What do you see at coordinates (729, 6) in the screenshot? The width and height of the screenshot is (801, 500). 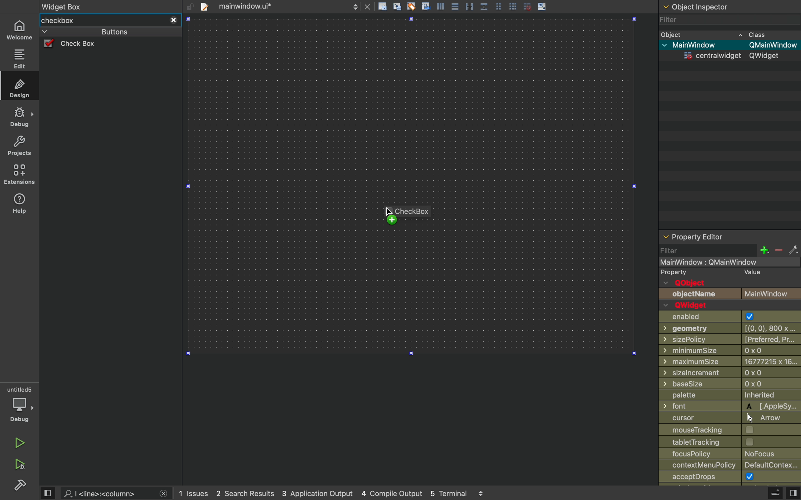 I see `object inspector` at bounding box center [729, 6].